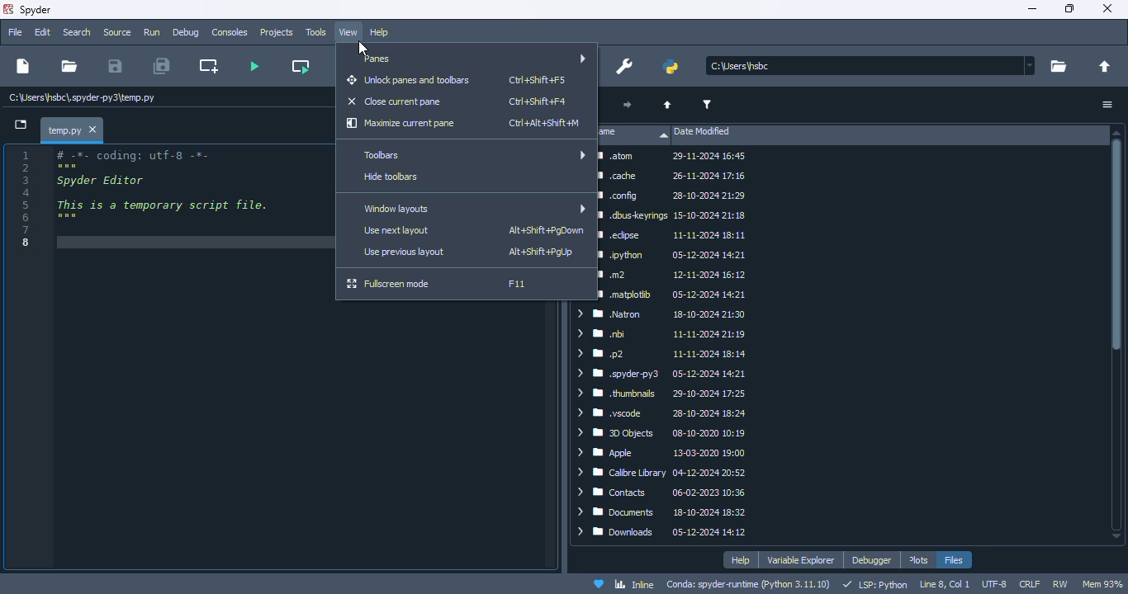 The height and width of the screenshot is (594, 1128). I want to click on close, so click(1107, 8).